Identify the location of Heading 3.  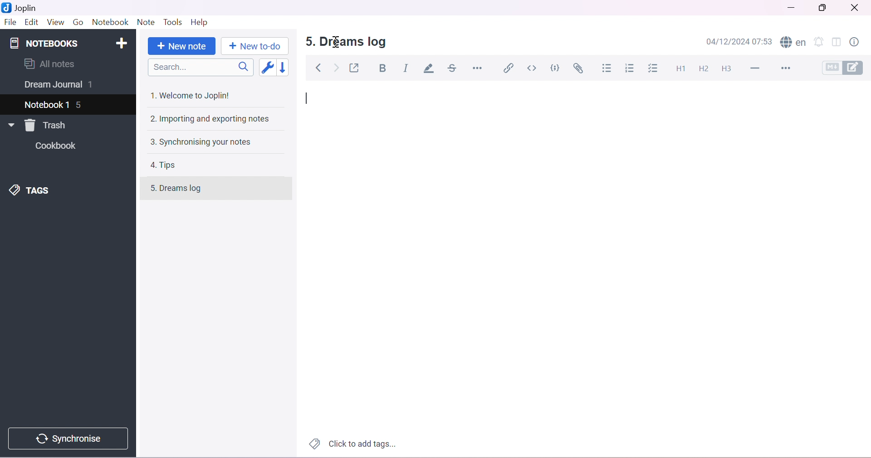
(727, 68).